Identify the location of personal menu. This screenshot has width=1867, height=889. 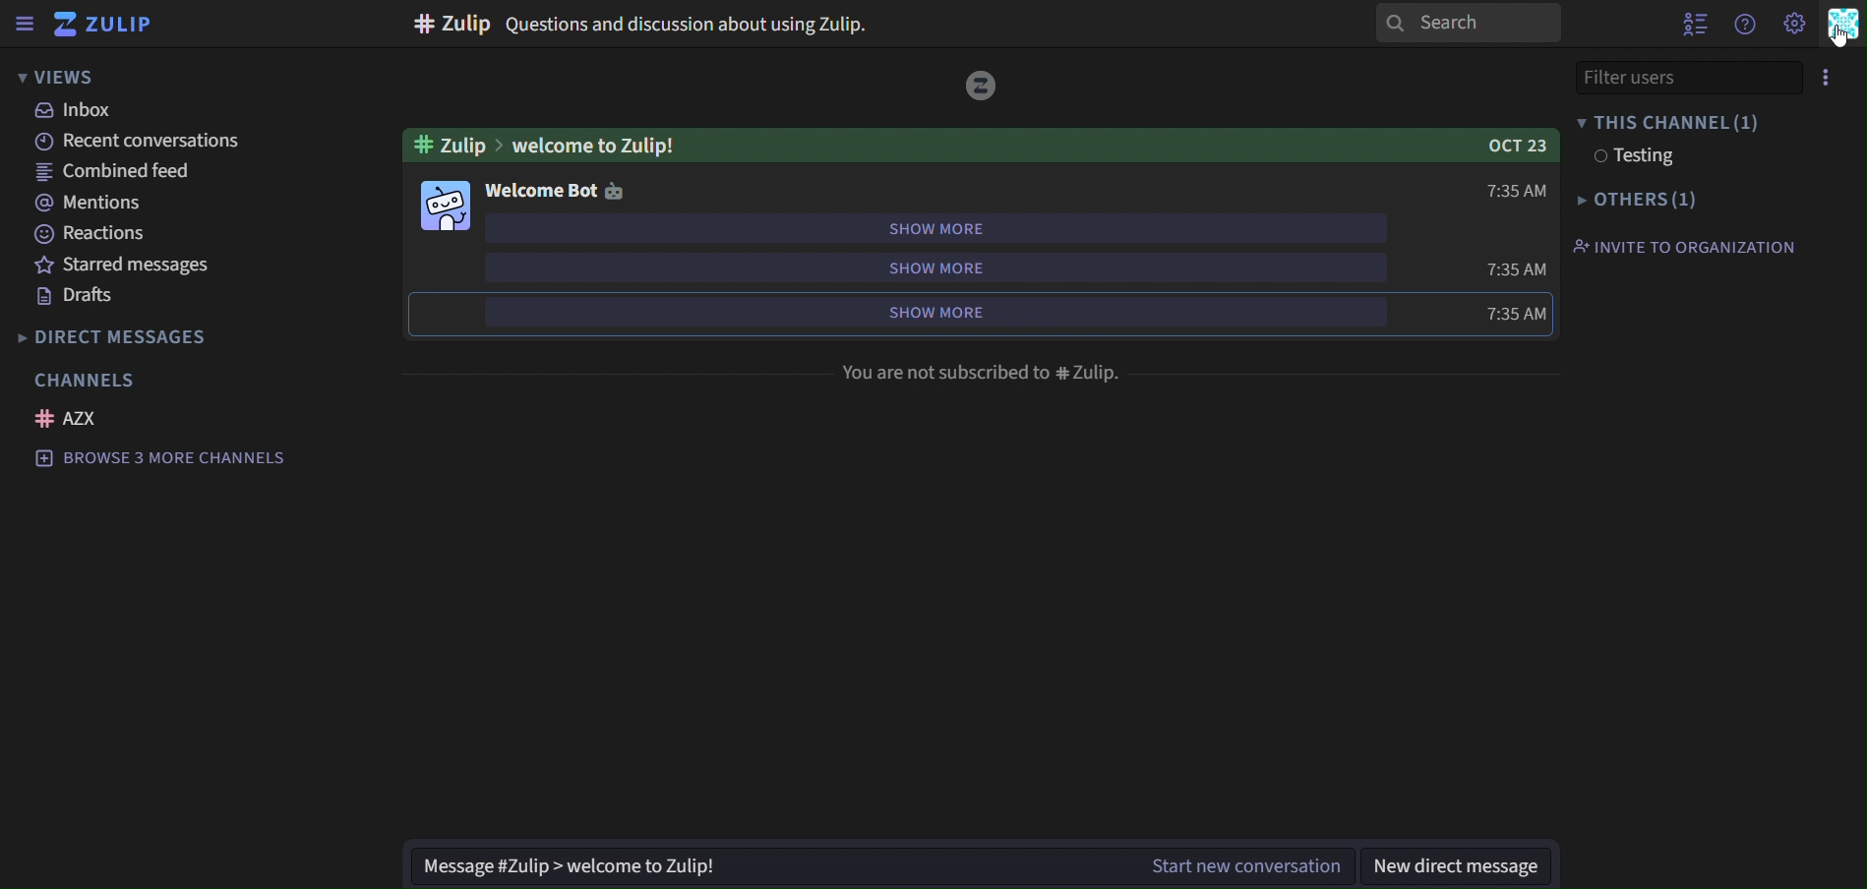
(1846, 25).